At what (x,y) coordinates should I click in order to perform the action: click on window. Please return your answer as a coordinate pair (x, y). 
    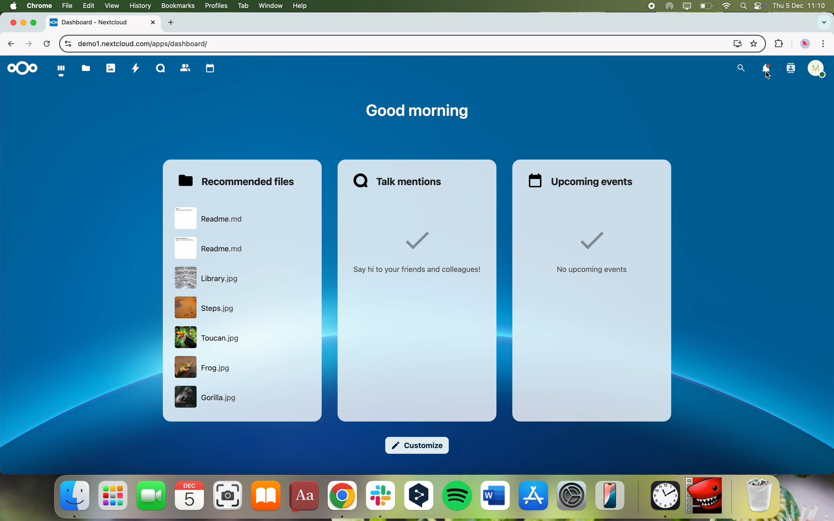
    Looking at the image, I should click on (271, 6).